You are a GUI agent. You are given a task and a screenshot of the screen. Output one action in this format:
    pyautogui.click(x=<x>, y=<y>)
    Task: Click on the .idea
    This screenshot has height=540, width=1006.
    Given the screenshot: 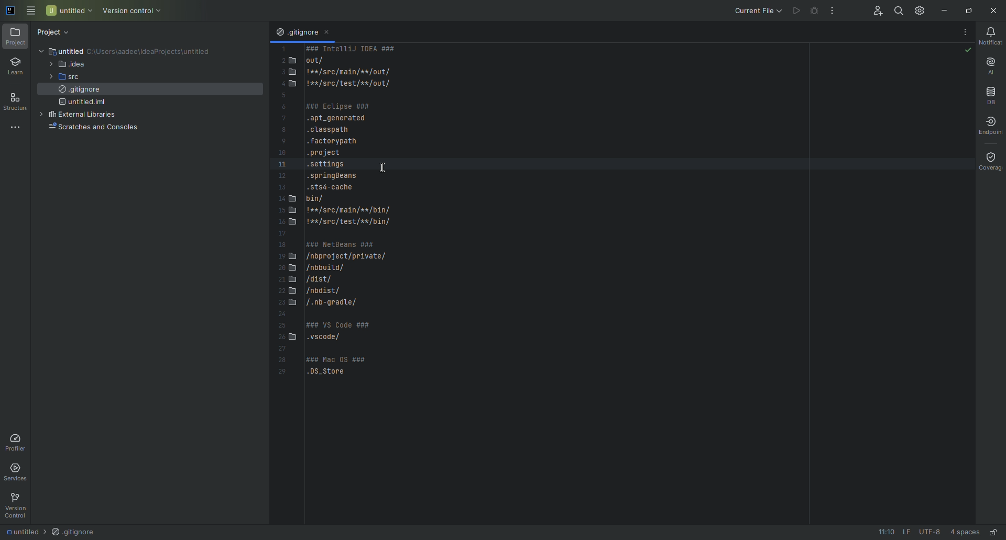 What is the action you would take?
    pyautogui.click(x=70, y=64)
    